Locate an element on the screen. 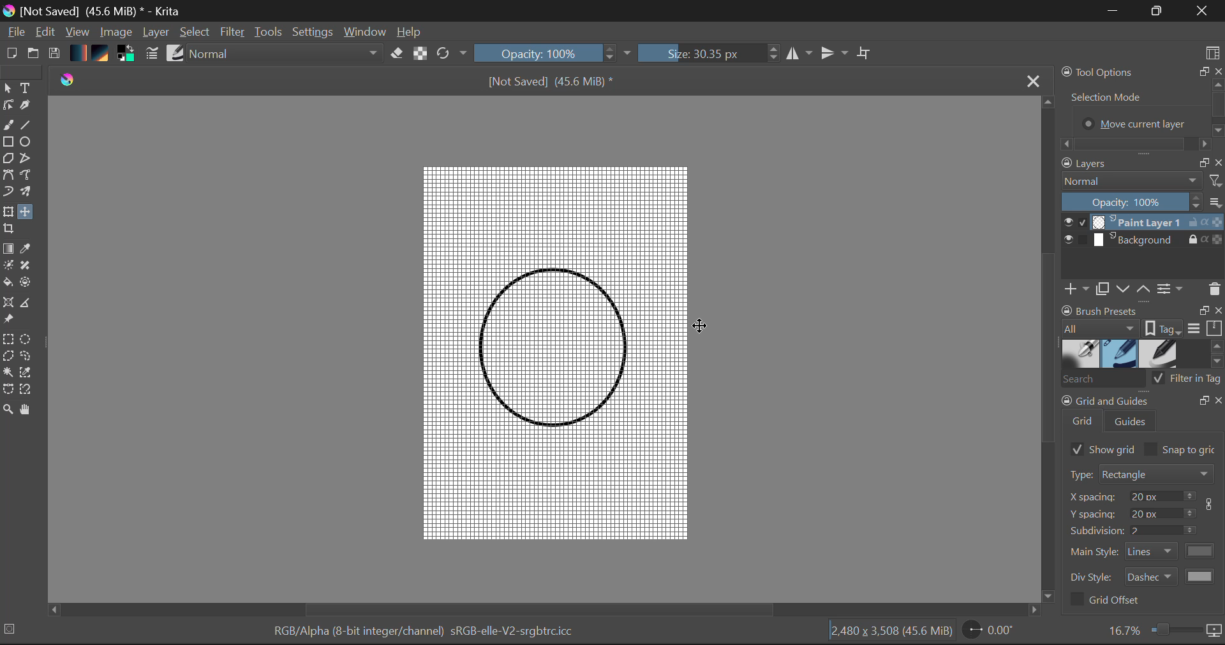  Snap to grid is located at coordinates (1183, 449).